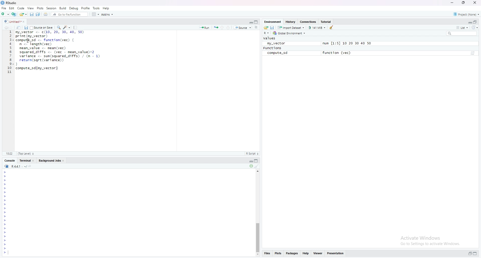 This screenshot has width=481, height=258. What do you see at coordinates (291, 27) in the screenshot?
I see `Import Dataset` at bounding box center [291, 27].